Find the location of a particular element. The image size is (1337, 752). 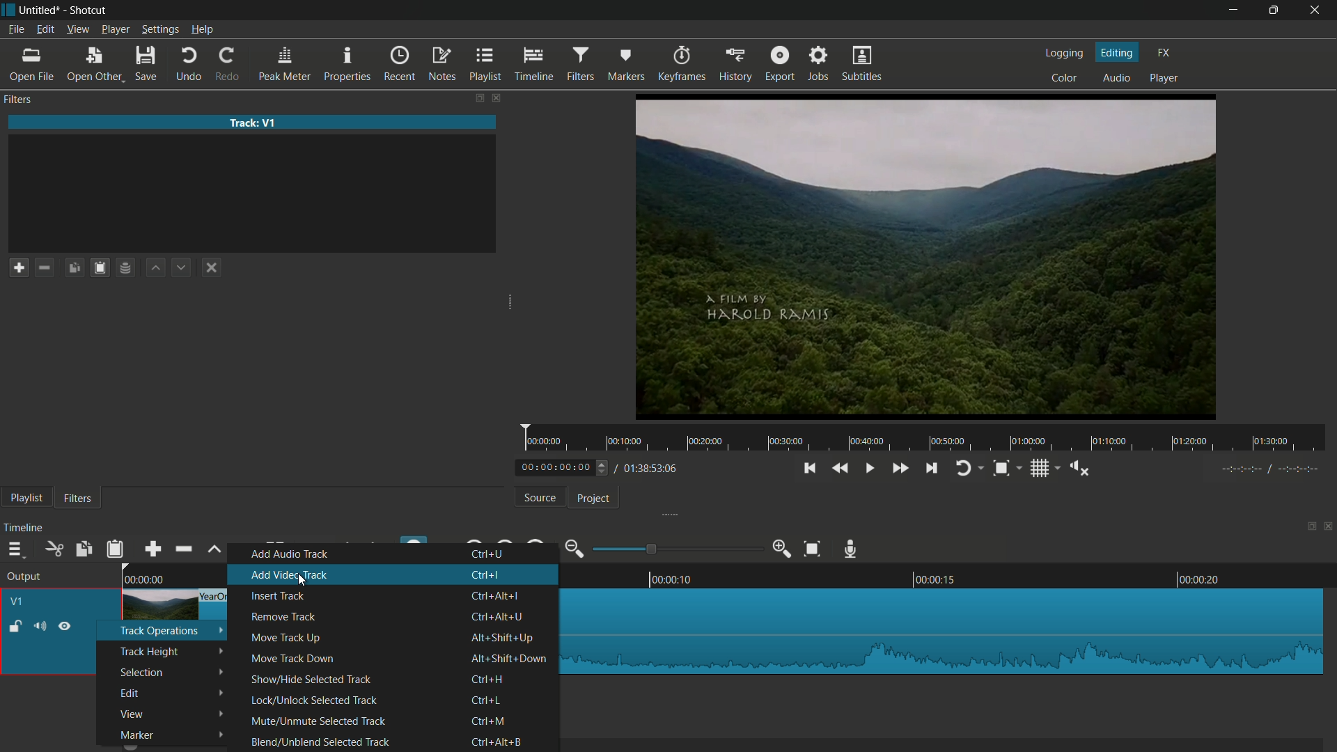

key shortcut is located at coordinates (485, 554).